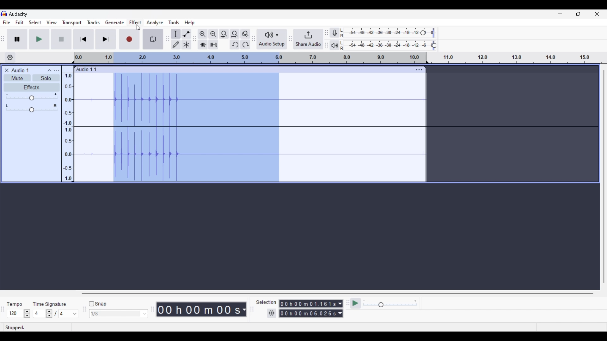  I want to click on Recording level header, so click(423, 33).